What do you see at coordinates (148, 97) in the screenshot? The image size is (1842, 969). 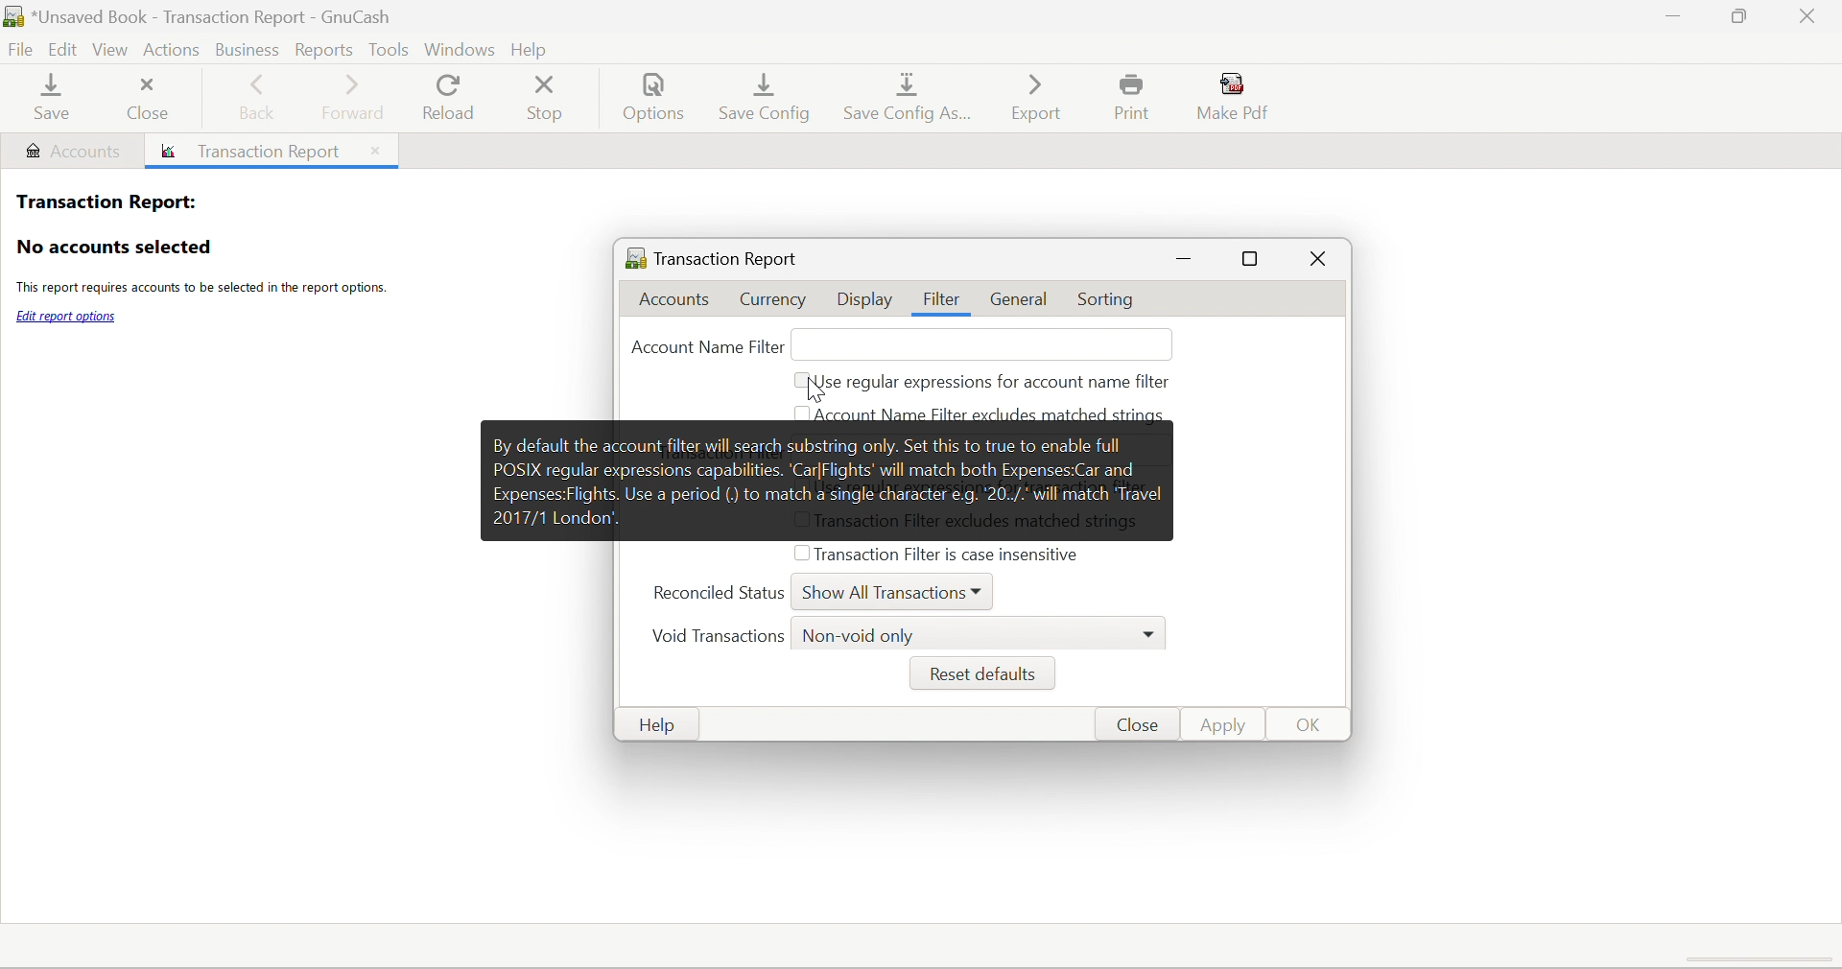 I see `Close` at bounding box center [148, 97].